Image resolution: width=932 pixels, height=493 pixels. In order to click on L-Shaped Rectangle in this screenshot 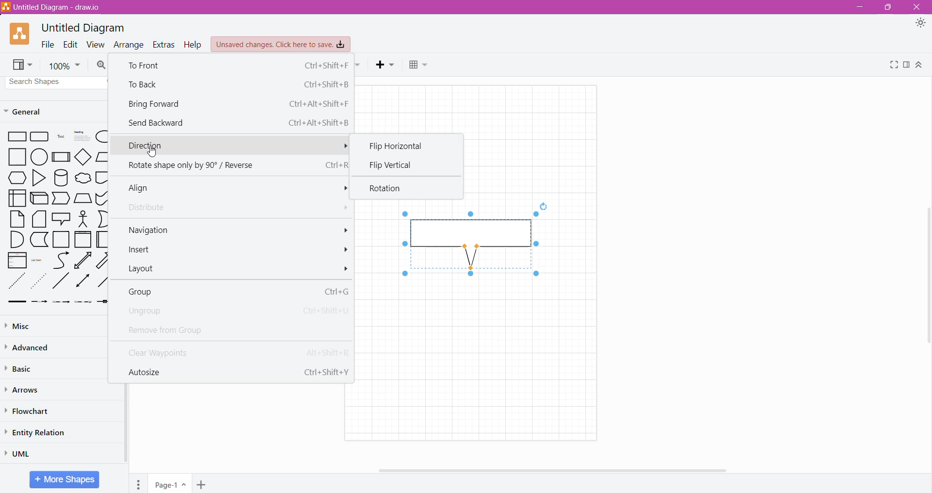, I will do `click(38, 240)`.